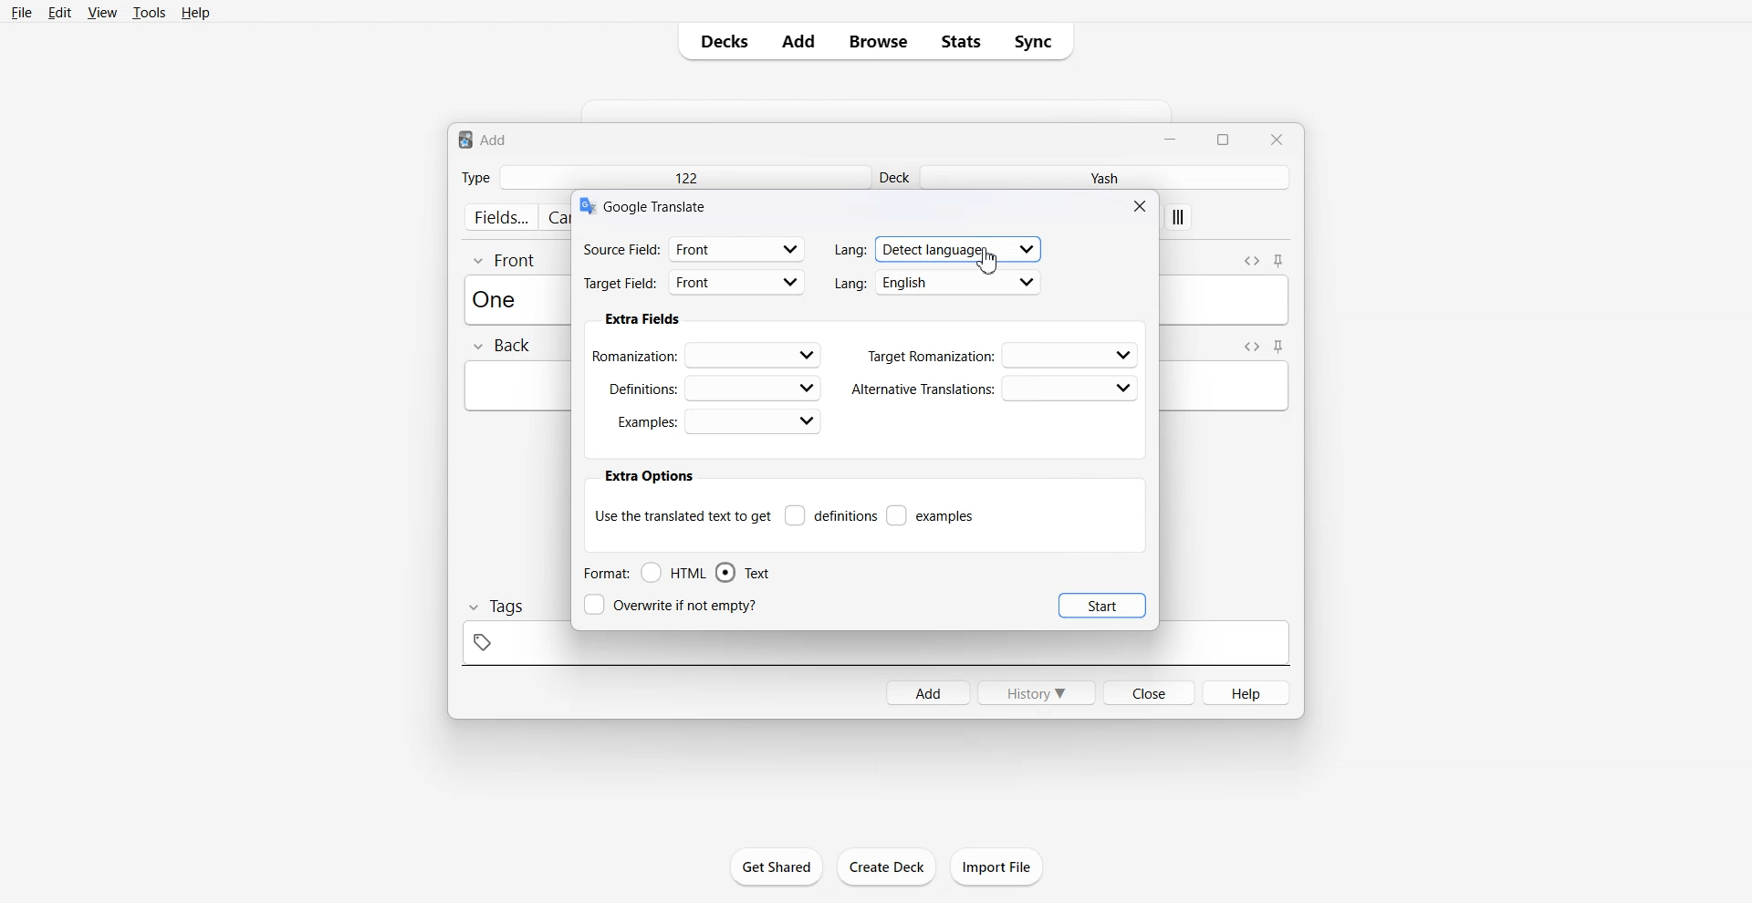 This screenshot has width=1752, height=903. Describe the element at coordinates (798, 41) in the screenshot. I see `Add` at that location.